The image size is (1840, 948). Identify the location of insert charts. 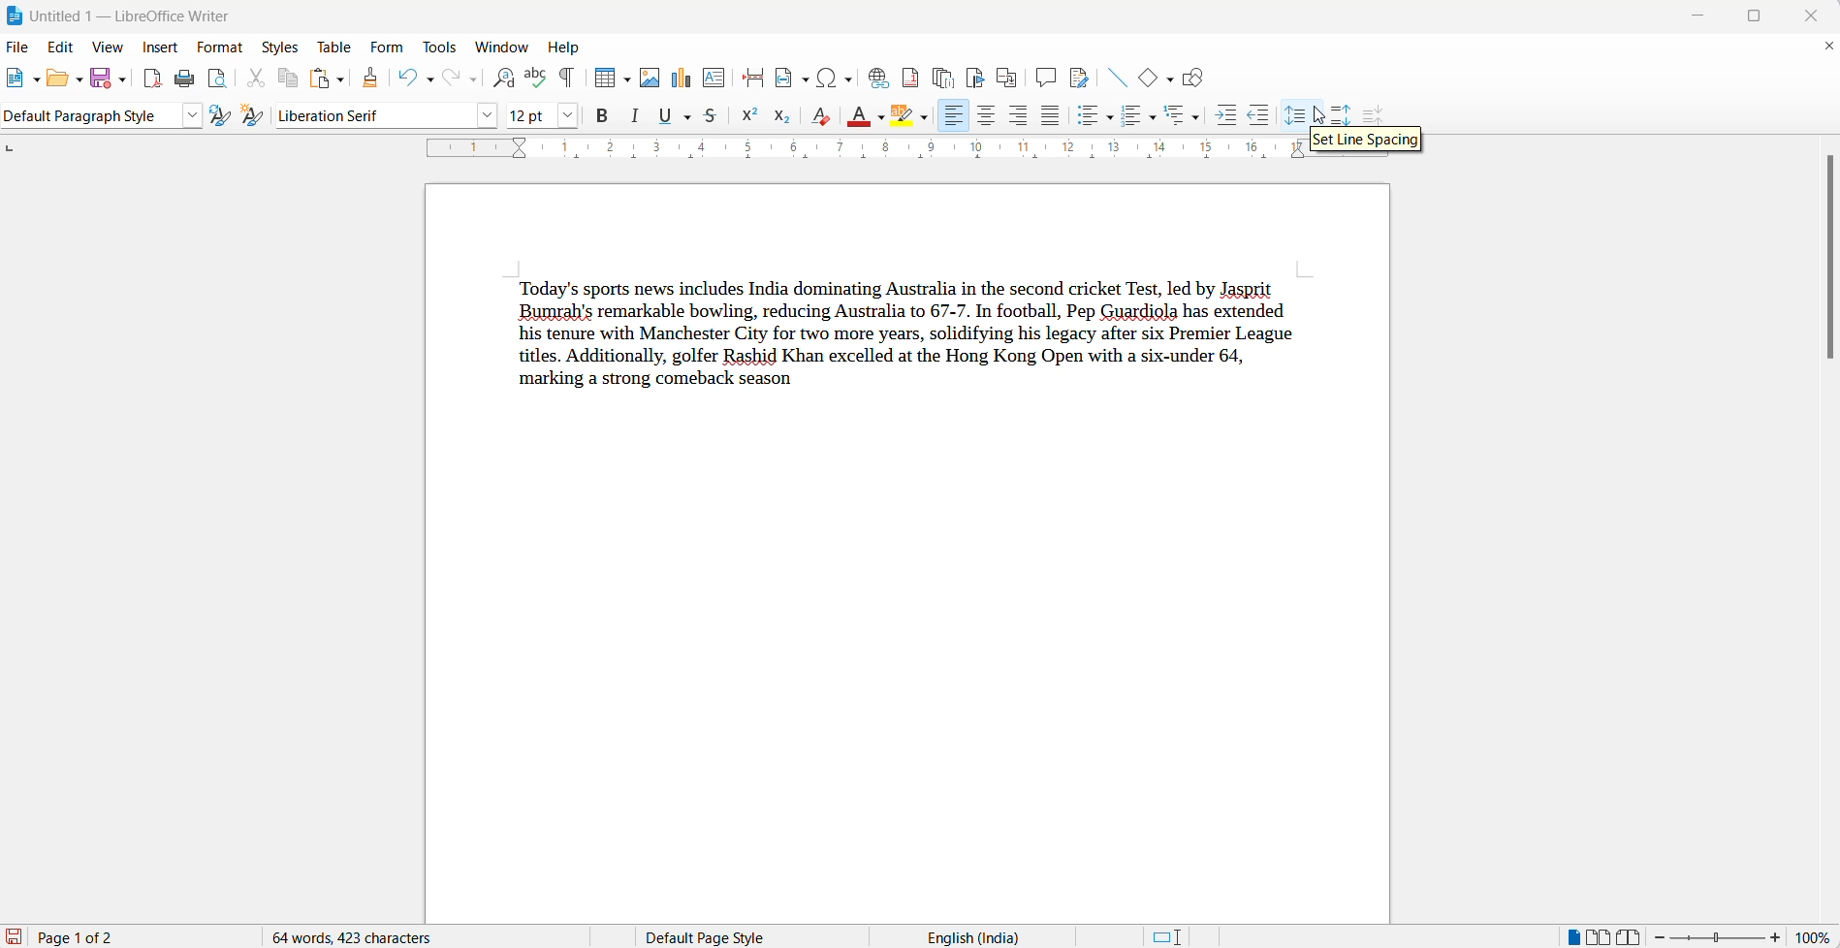
(680, 79).